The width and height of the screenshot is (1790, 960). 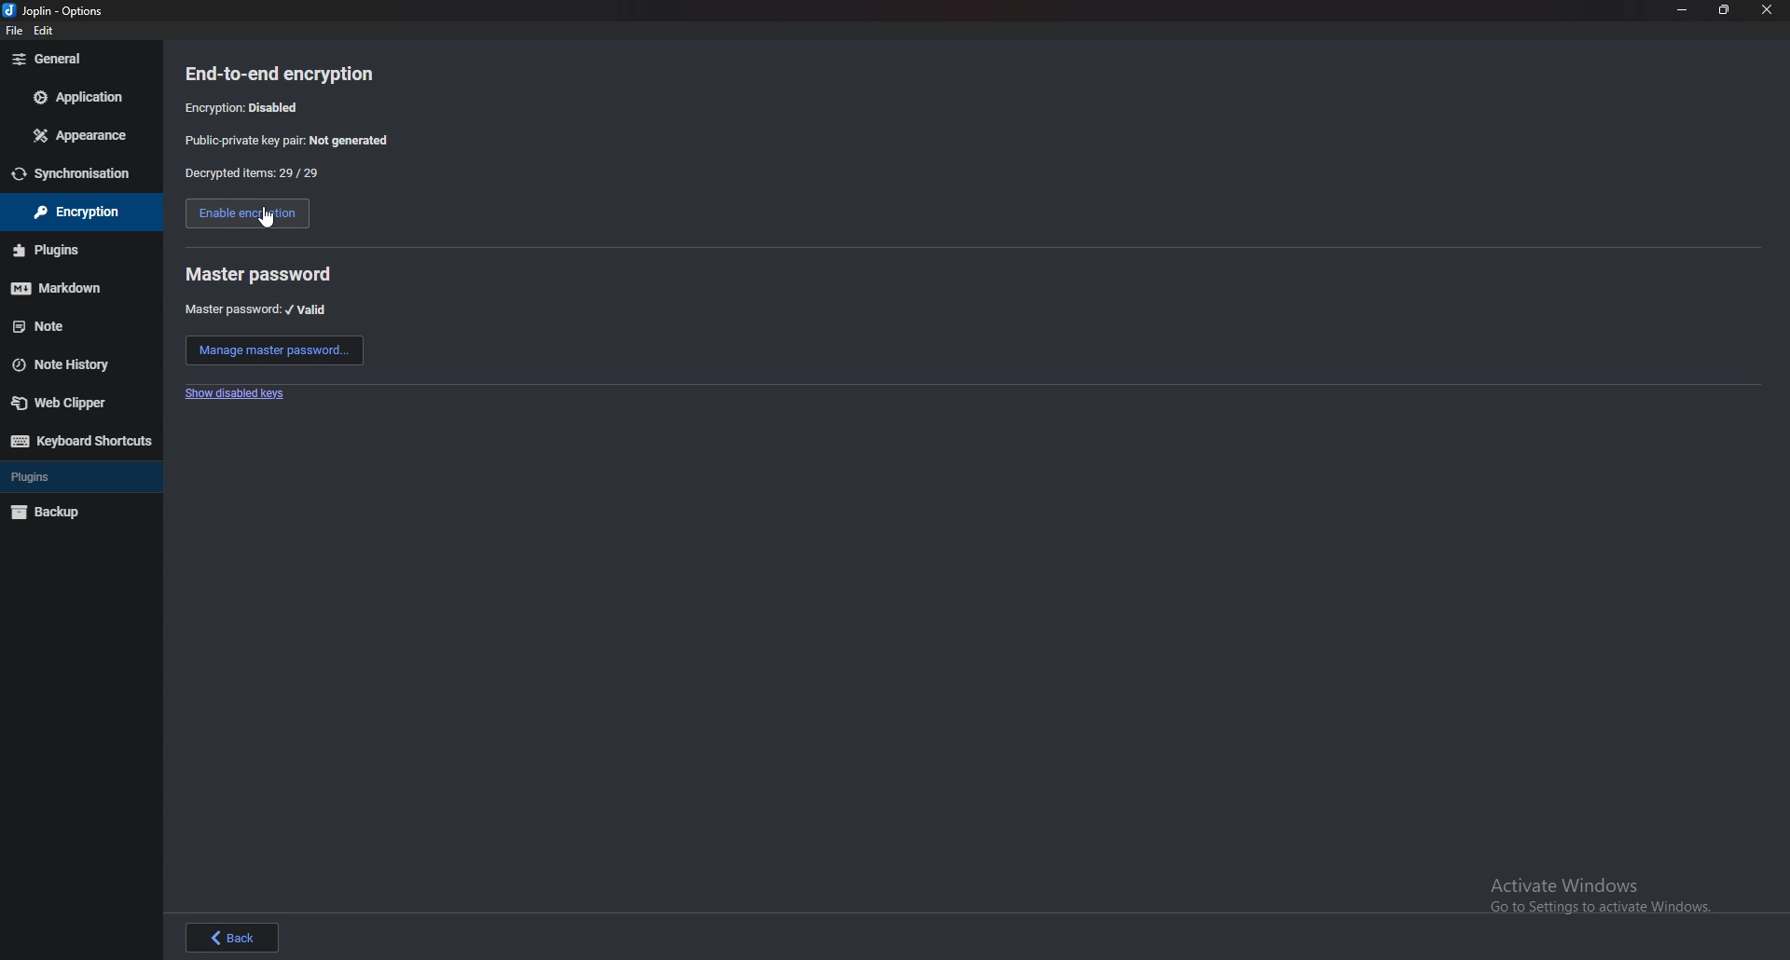 I want to click on , so click(x=267, y=219).